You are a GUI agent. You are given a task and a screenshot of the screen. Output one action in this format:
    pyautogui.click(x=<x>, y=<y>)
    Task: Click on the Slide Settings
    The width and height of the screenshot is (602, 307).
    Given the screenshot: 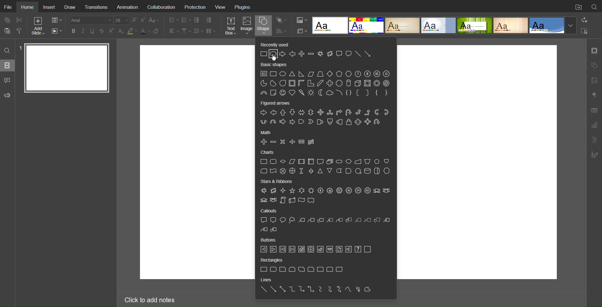 What is the action you would take?
    pyautogui.click(x=301, y=31)
    